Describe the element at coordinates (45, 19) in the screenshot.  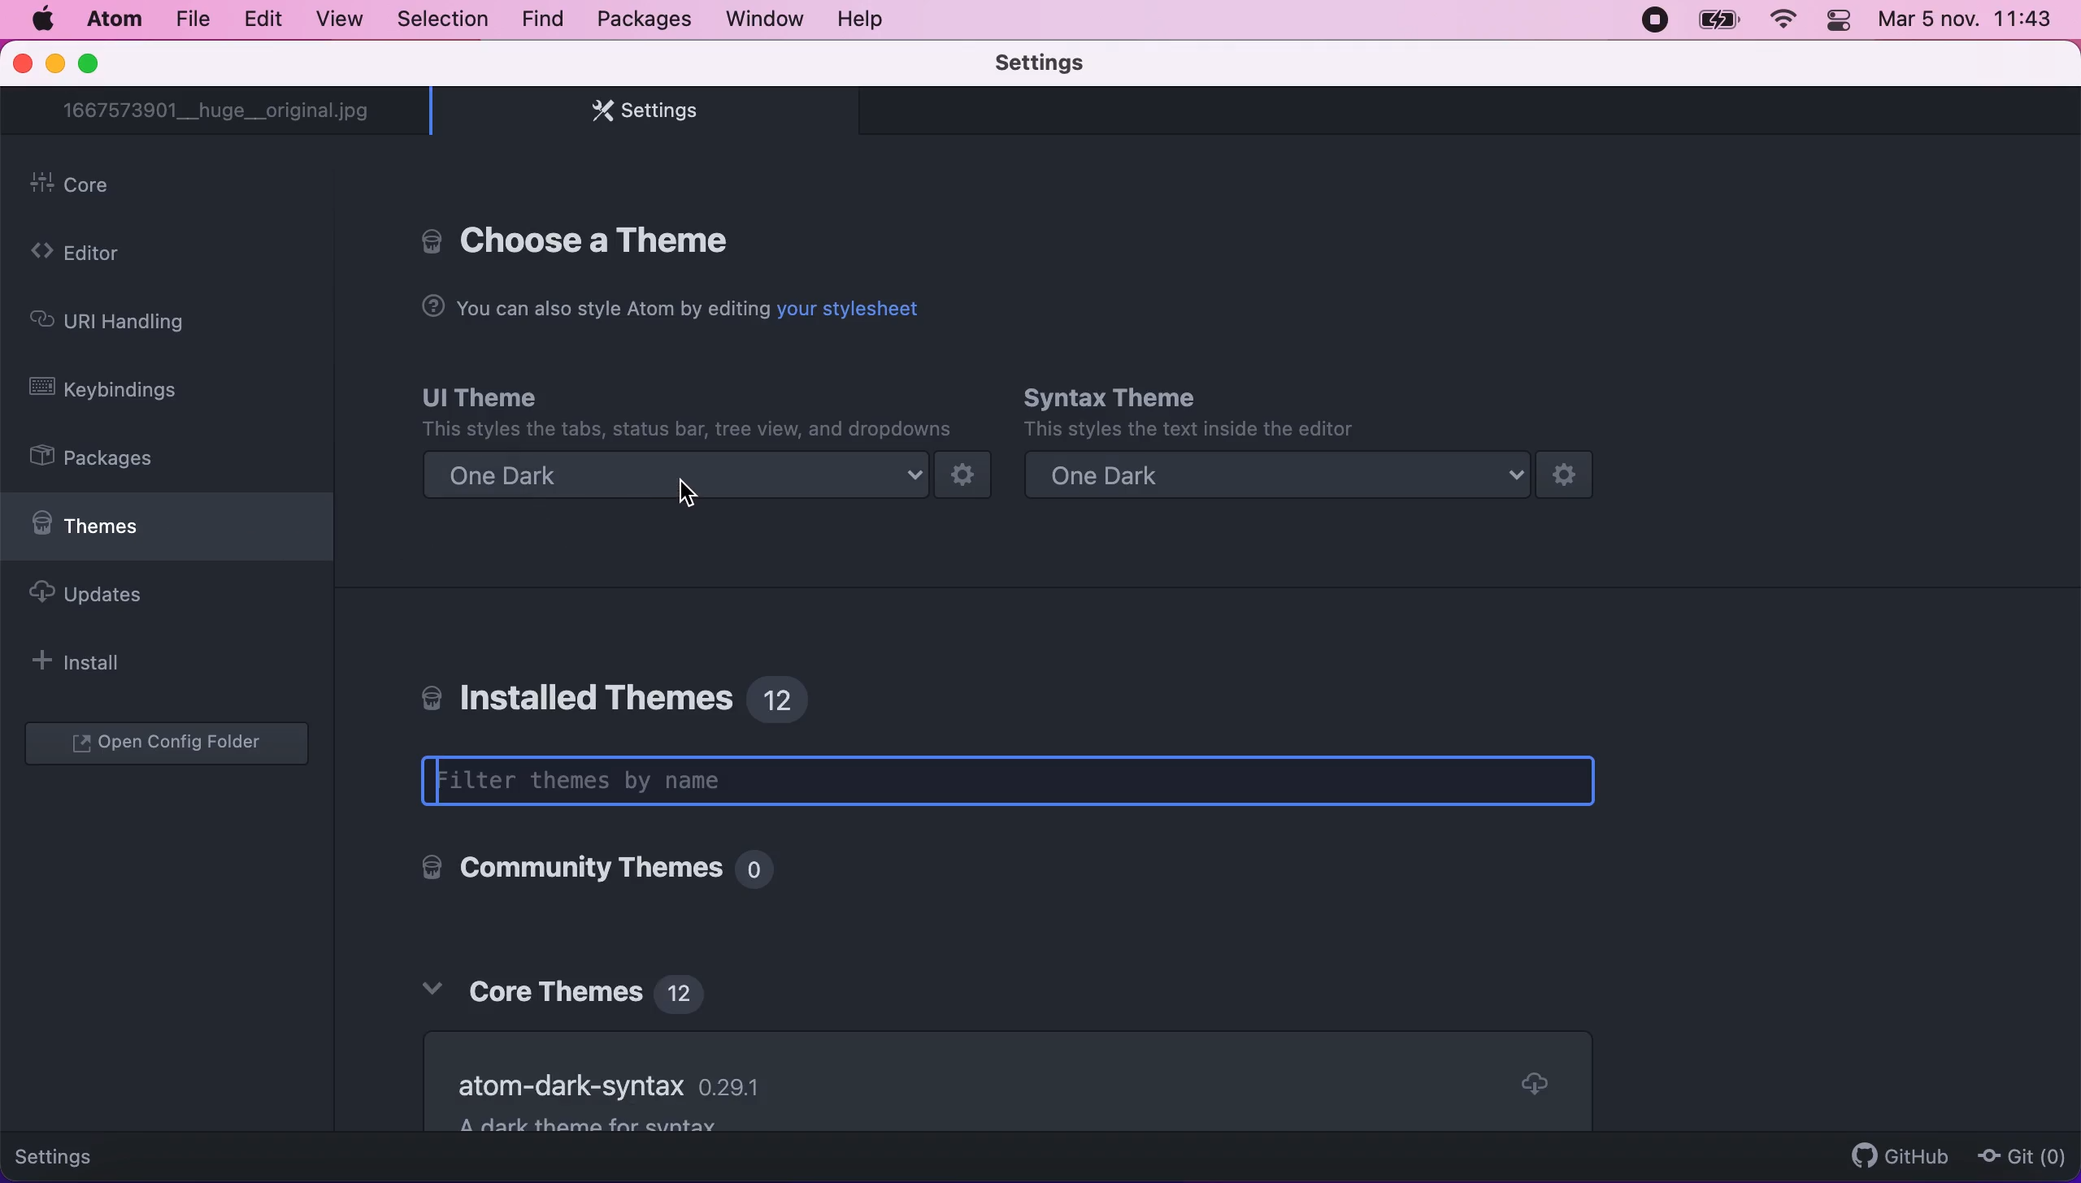
I see `Mac logo` at that location.